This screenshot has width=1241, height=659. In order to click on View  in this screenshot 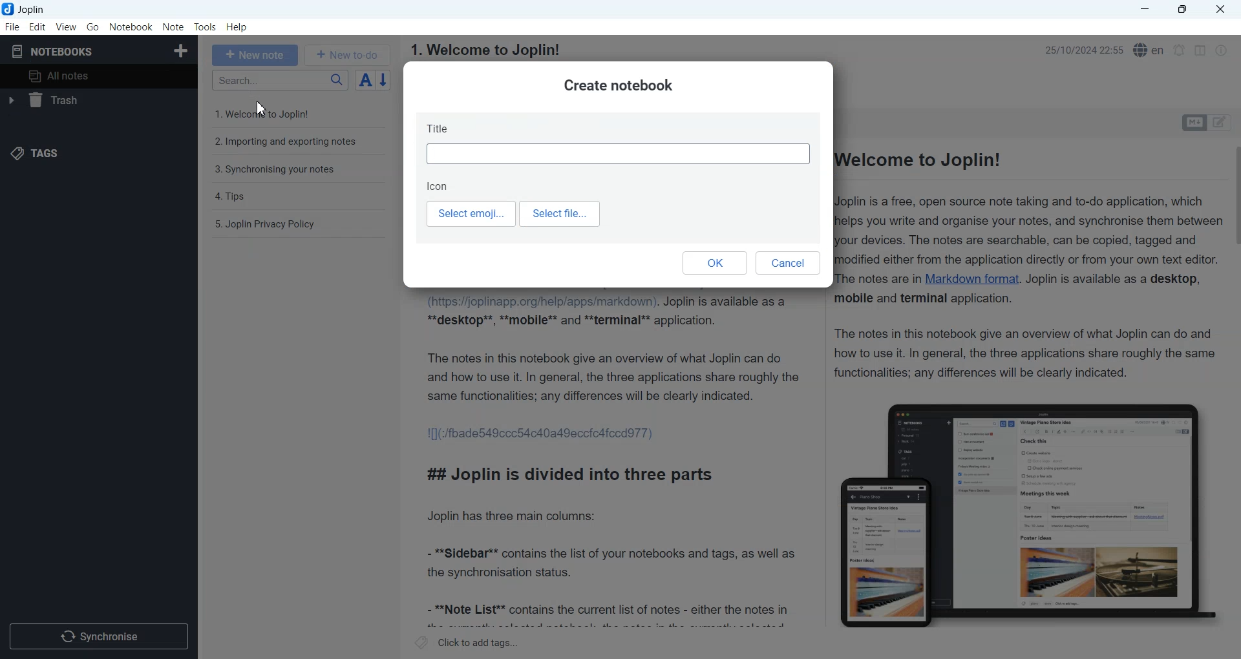, I will do `click(66, 26)`.